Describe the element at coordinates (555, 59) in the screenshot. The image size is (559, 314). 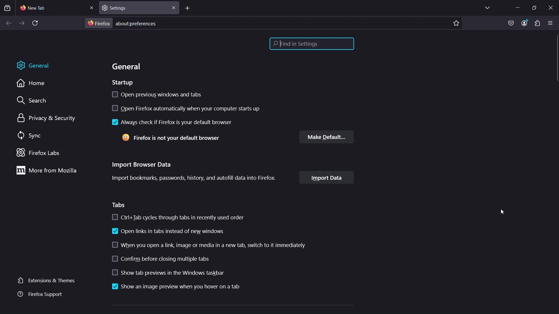
I see `Scrollbar` at that location.